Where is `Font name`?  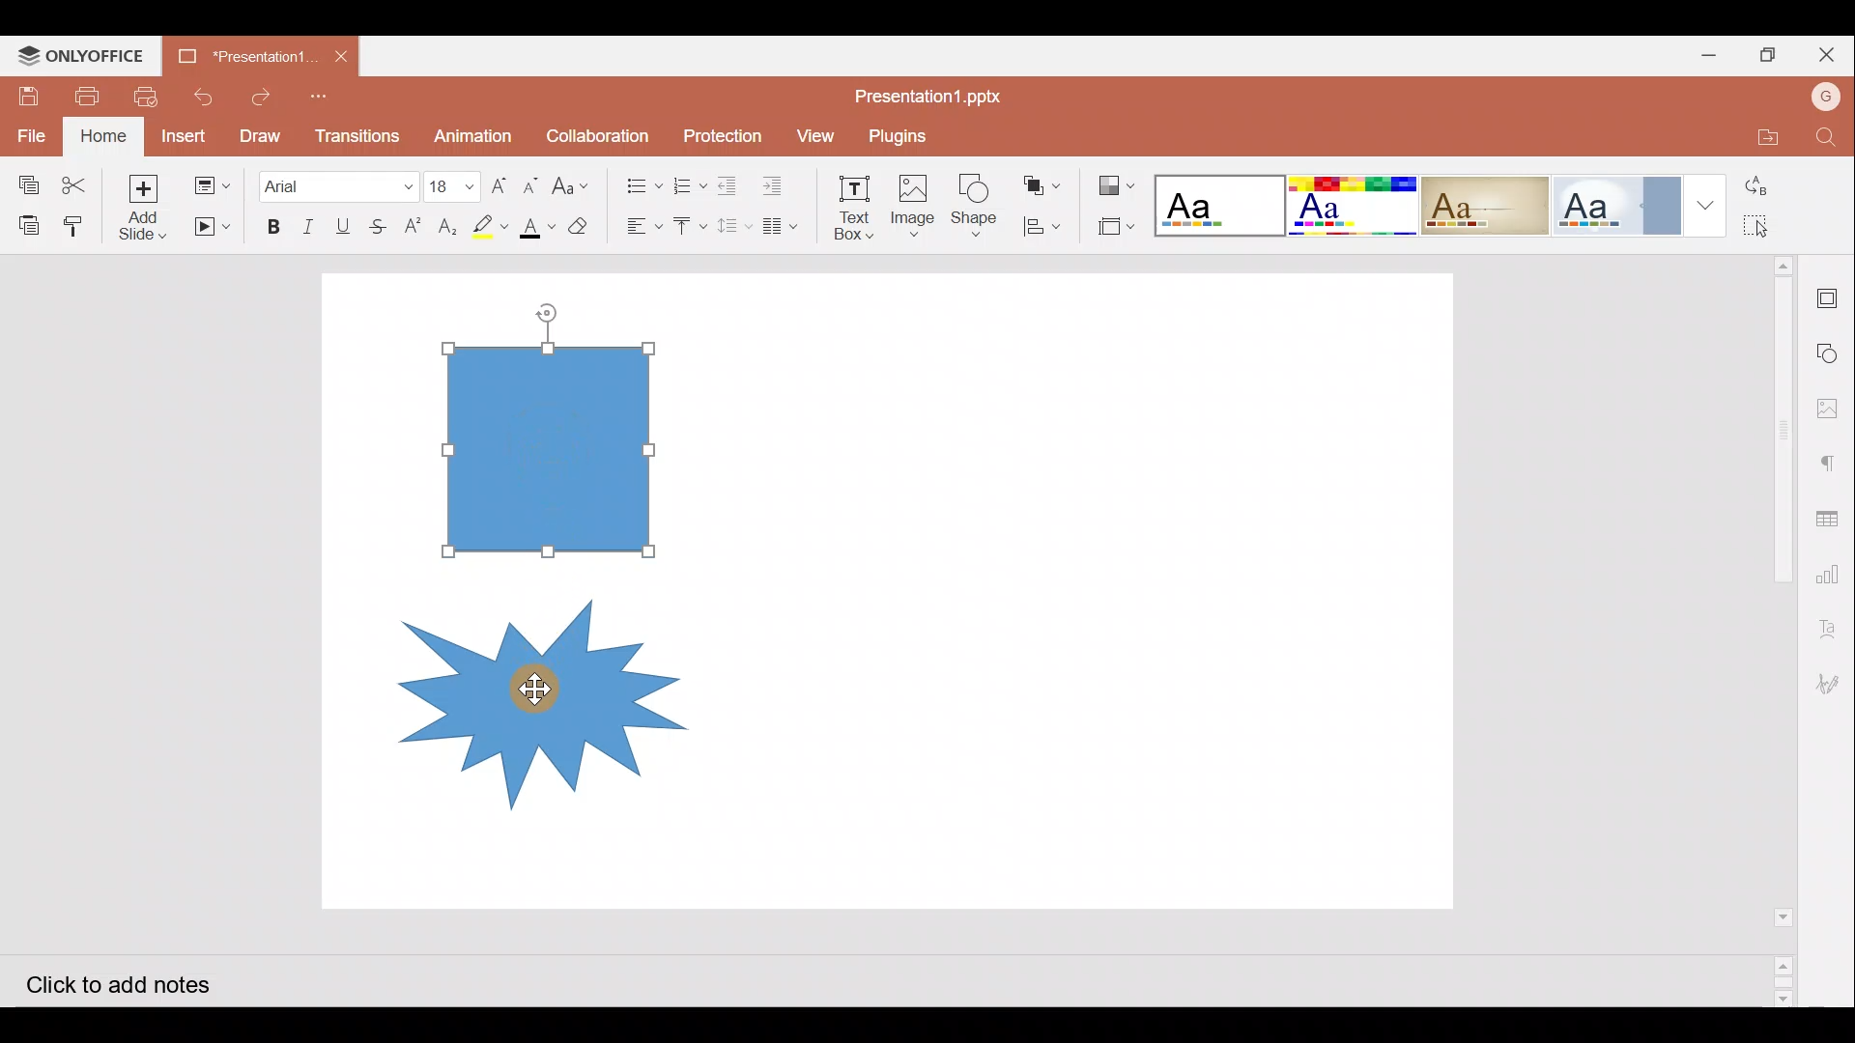 Font name is located at coordinates (336, 181).